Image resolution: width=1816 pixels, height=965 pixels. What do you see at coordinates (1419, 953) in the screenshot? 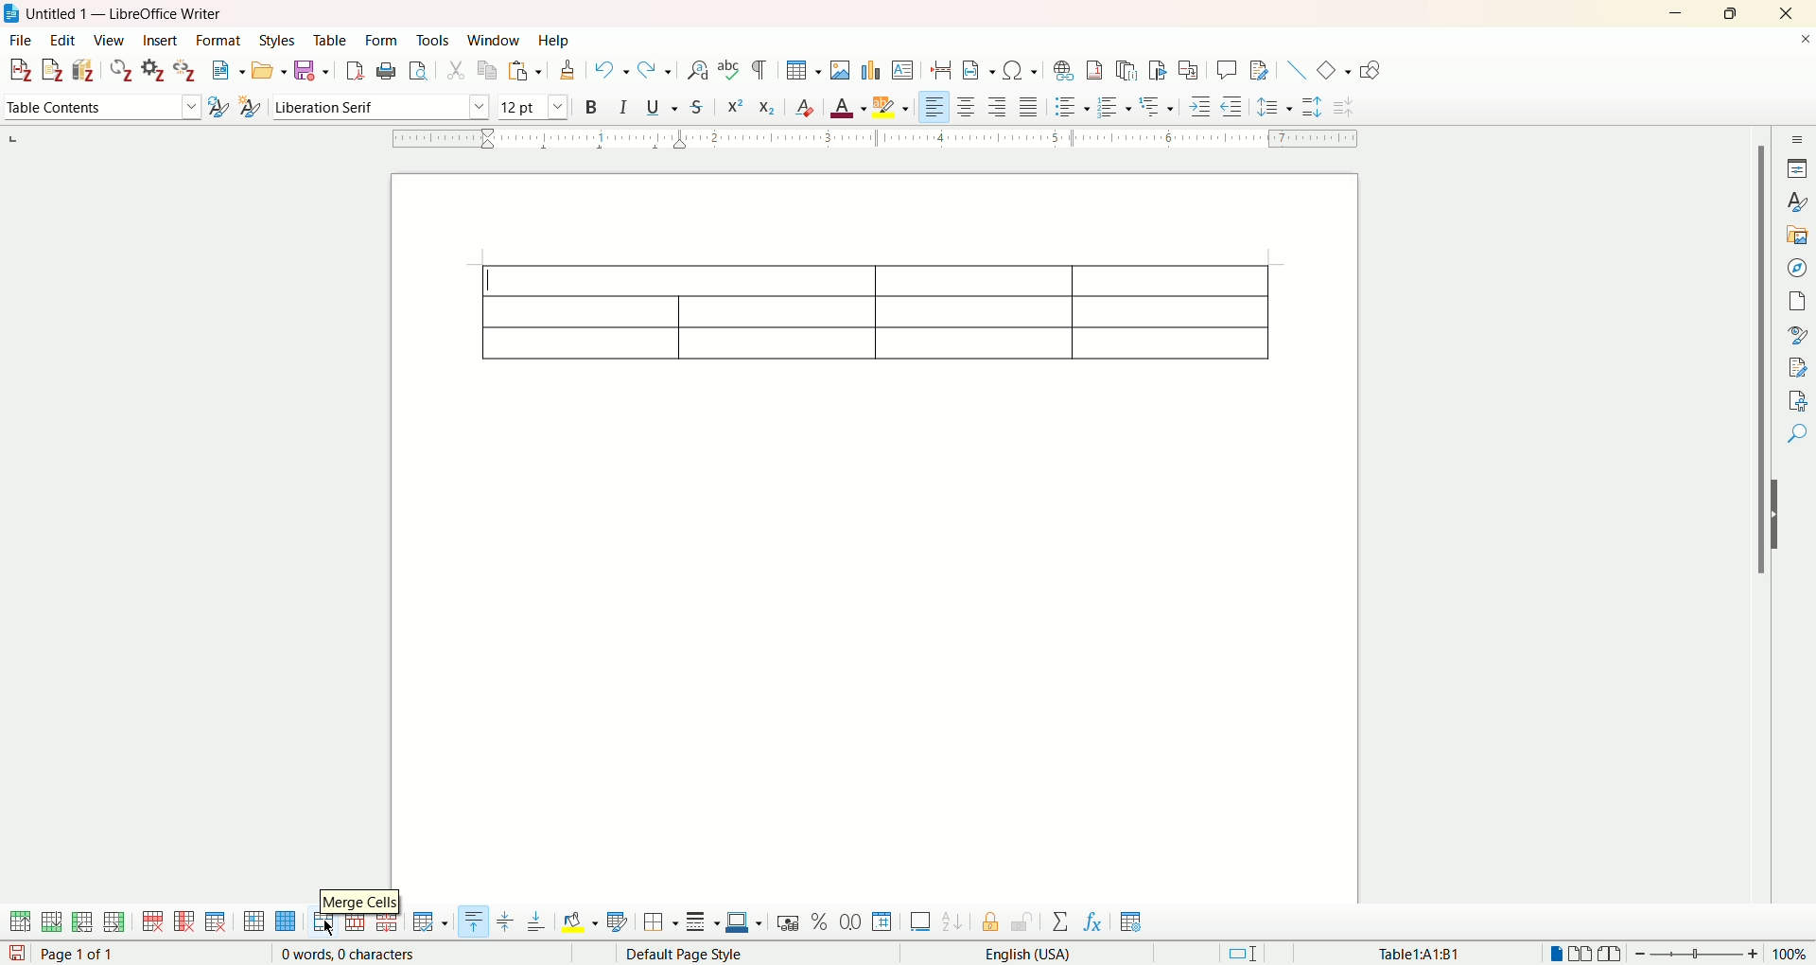
I see `Table1:A1:B1` at bounding box center [1419, 953].